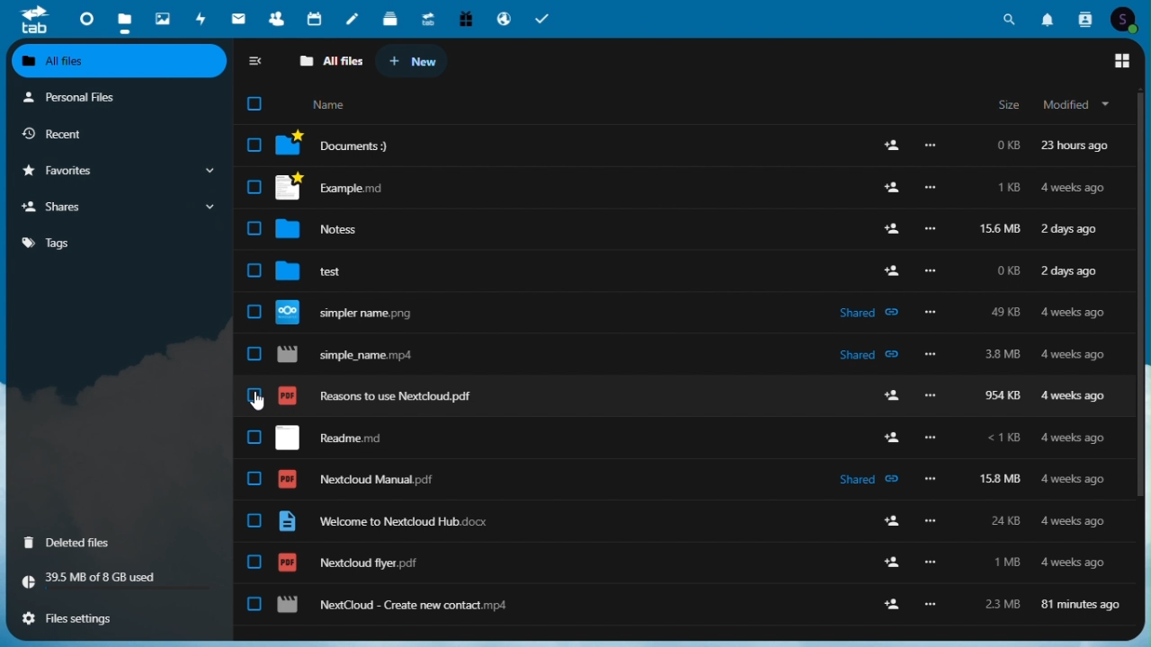 The image size is (1151, 647). I want to click on simpler name.png, so click(359, 312).